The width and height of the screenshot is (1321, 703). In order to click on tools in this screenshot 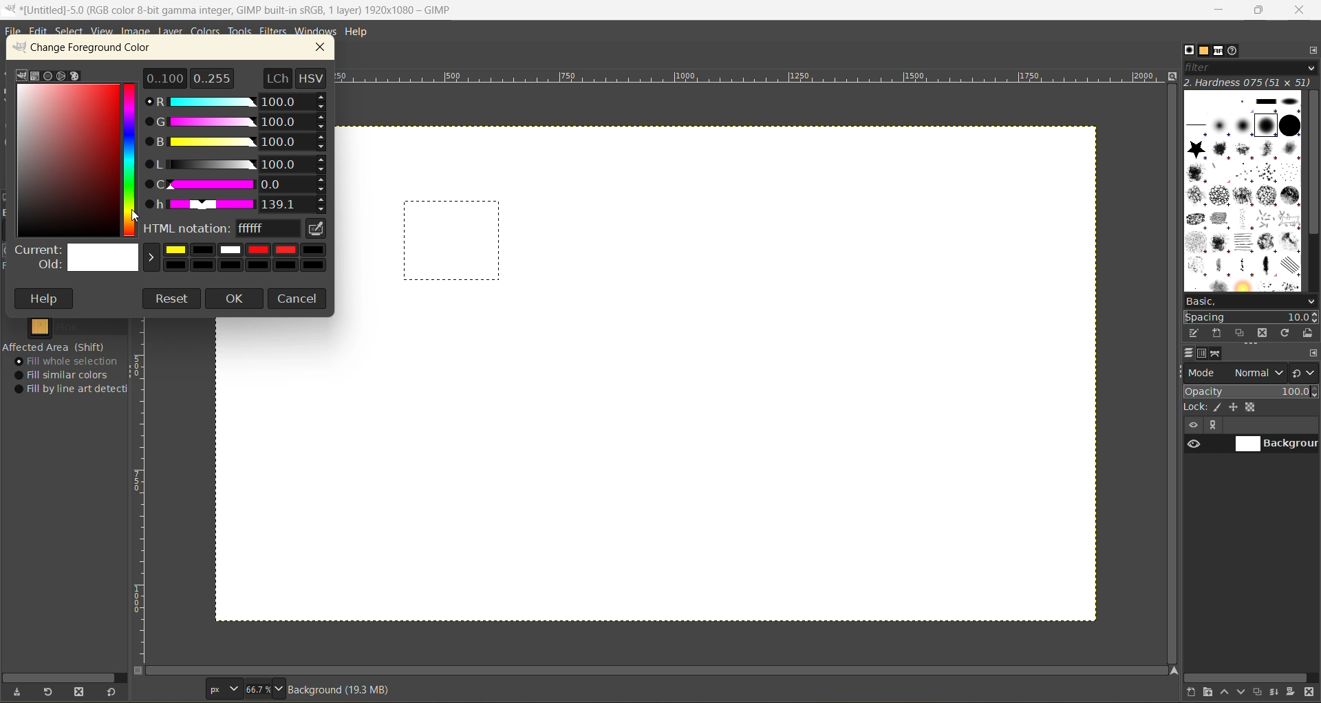, I will do `click(241, 32)`.